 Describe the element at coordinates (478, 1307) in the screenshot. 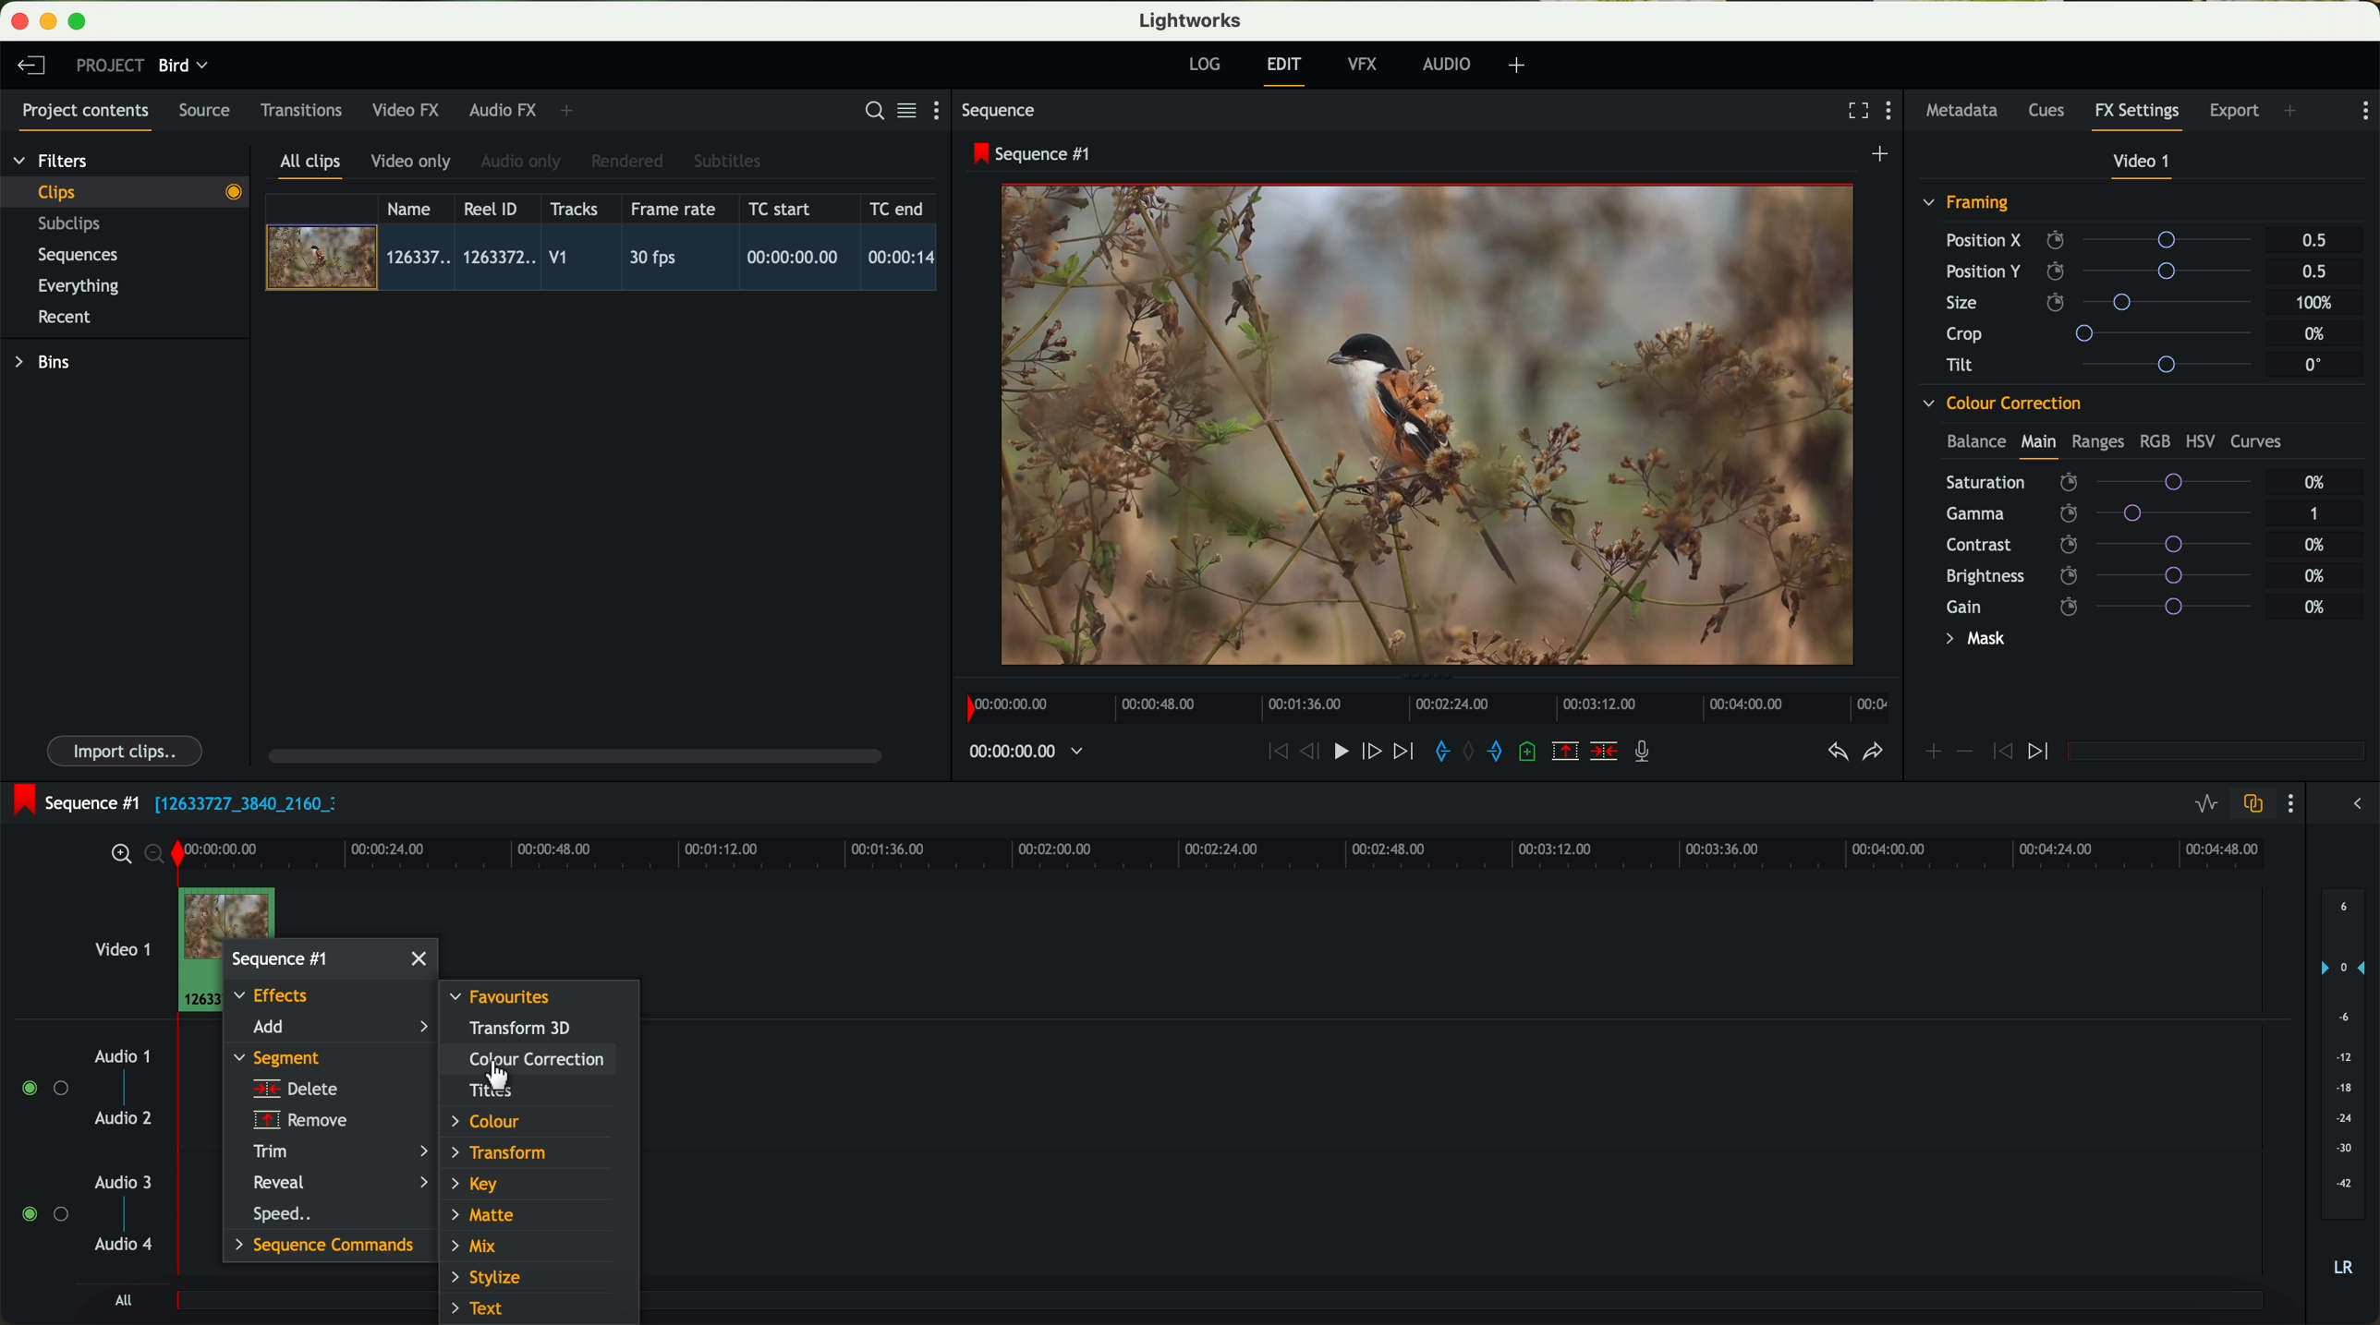

I see `text` at that location.